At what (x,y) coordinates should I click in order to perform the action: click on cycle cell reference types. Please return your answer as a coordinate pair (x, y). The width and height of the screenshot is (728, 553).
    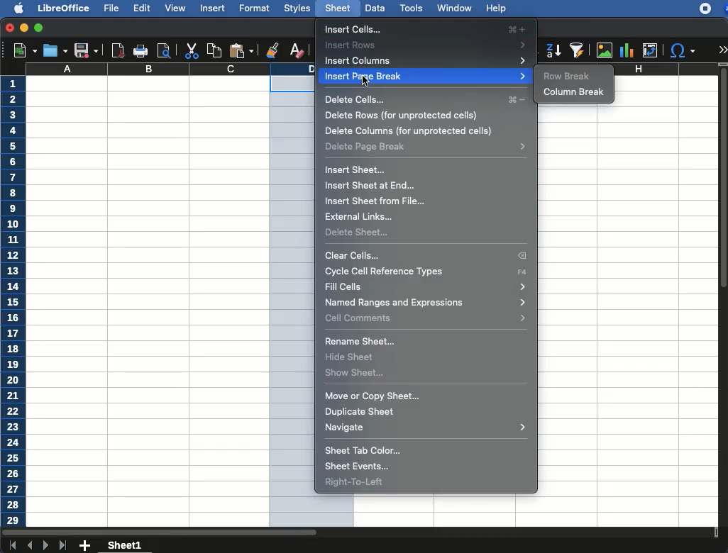
    Looking at the image, I should click on (429, 272).